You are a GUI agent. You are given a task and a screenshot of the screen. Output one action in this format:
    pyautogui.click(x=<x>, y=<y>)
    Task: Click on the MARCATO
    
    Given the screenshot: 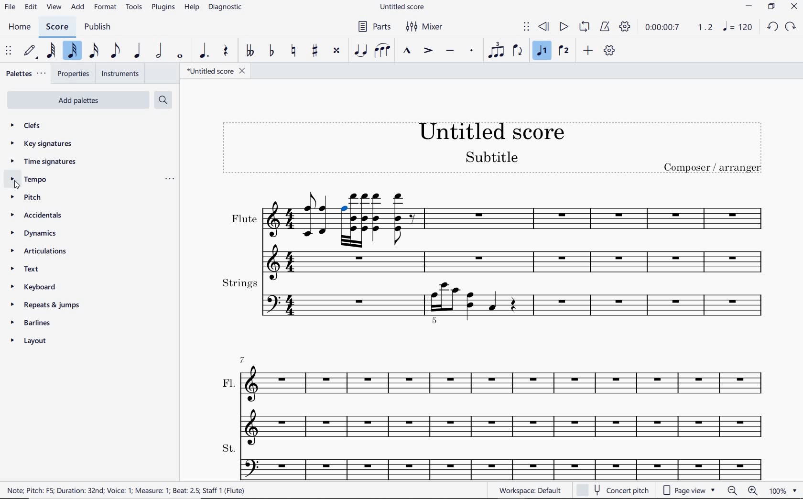 What is the action you would take?
    pyautogui.click(x=406, y=53)
    